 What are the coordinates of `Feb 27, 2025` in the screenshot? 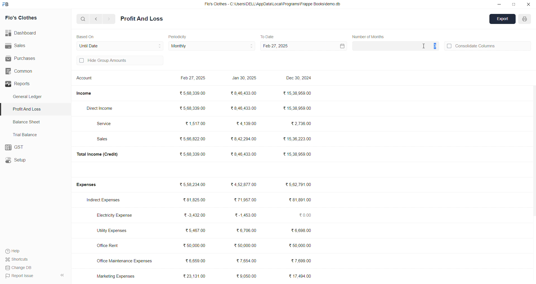 It's located at (194, 79).